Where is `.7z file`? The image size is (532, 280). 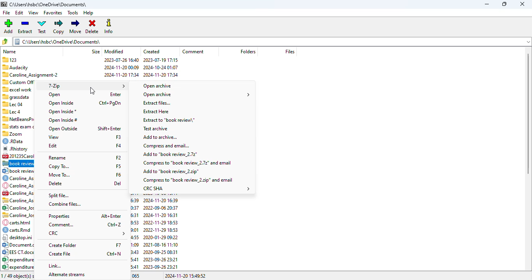
.7z file is located at coordinates (18, 164).